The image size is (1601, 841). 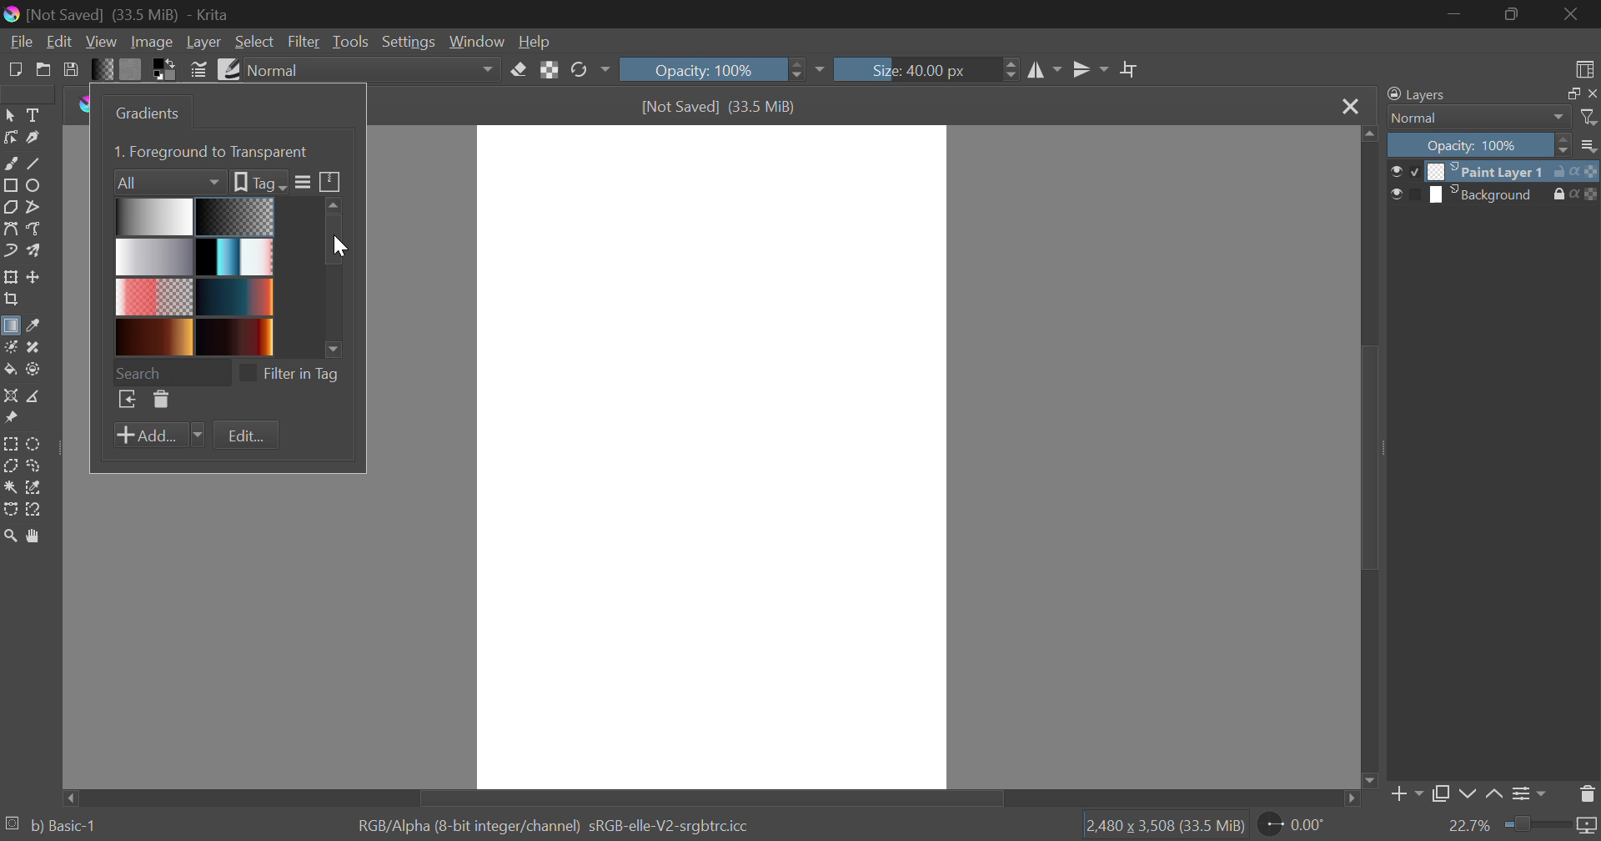 What do you see at coordinates (1302, 823) in the screenshot?
I see `0.00°` at bounding box center [1302, 823].